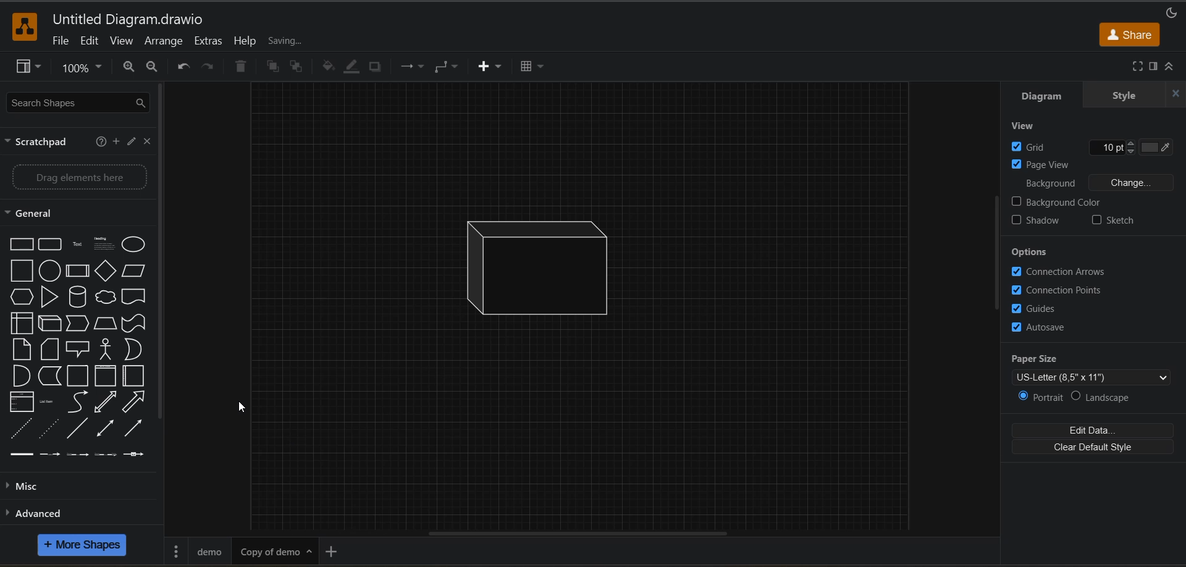  What do you see at coordinates (550, 267) in the screenshot?
I see `cuboid shape` at bounding box center [550, 267].